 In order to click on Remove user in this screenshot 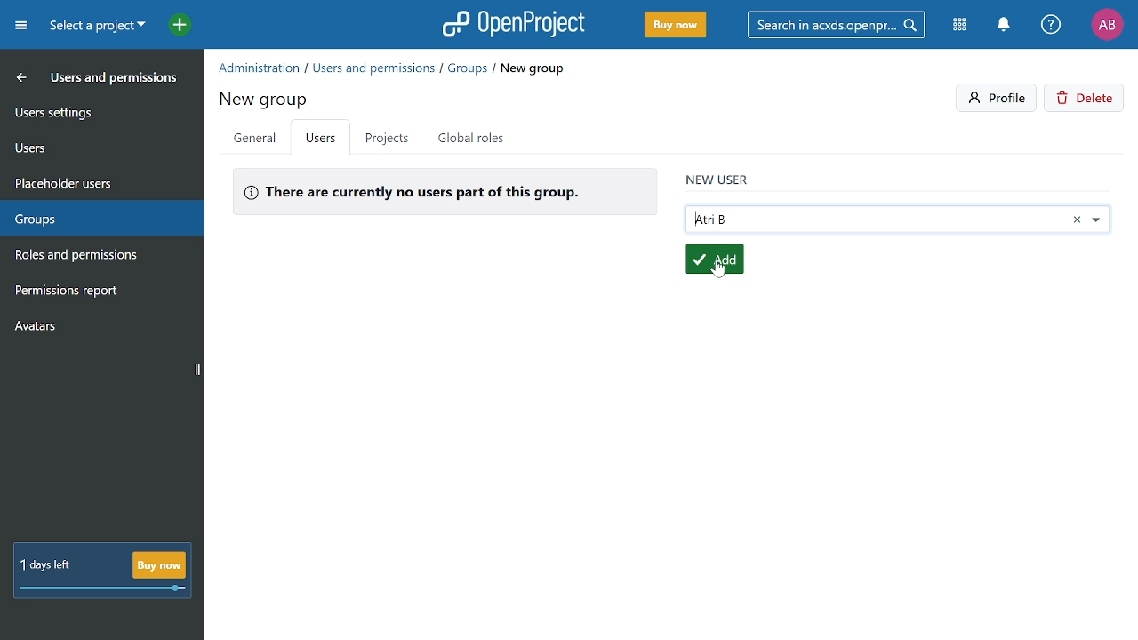, I will do `click(1077, 220)`.